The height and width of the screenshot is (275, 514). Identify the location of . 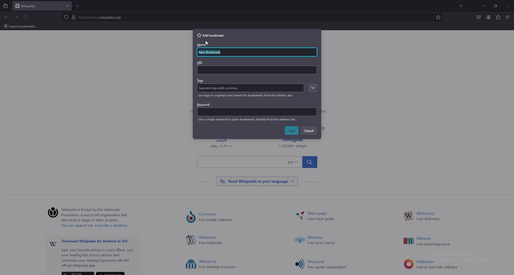
(191, 264).